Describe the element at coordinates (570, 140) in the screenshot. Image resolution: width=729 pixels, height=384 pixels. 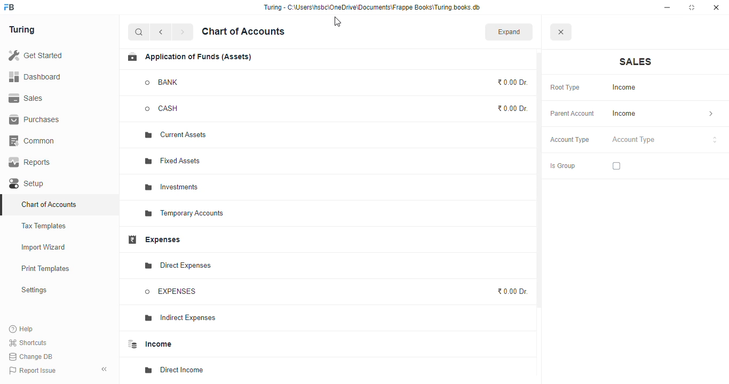
I see `account type` at that location.